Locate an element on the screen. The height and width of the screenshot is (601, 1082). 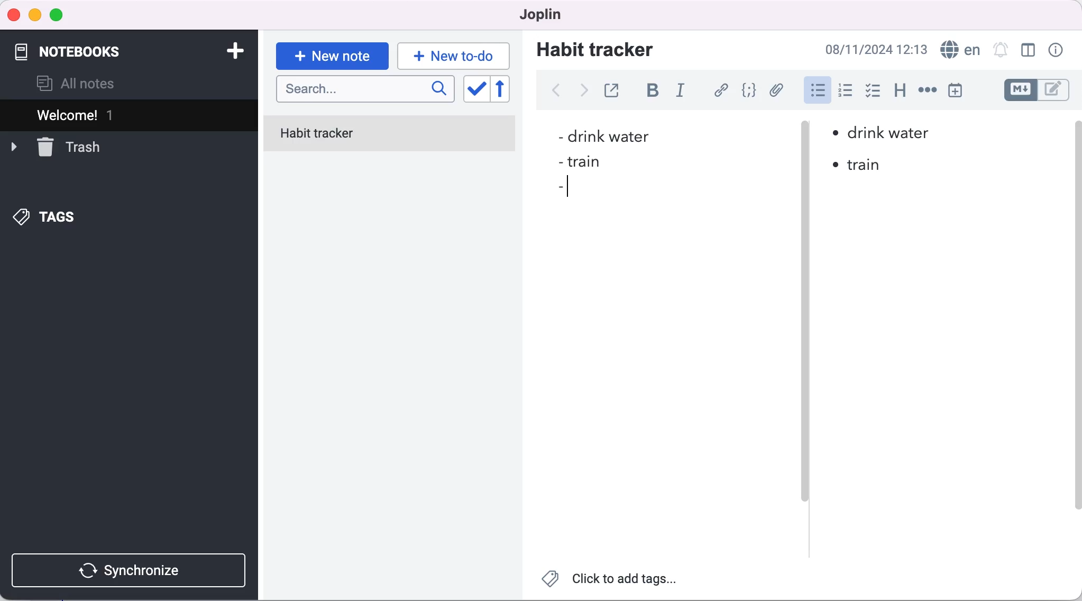
click to add tags is located at coordinates (611, 581).